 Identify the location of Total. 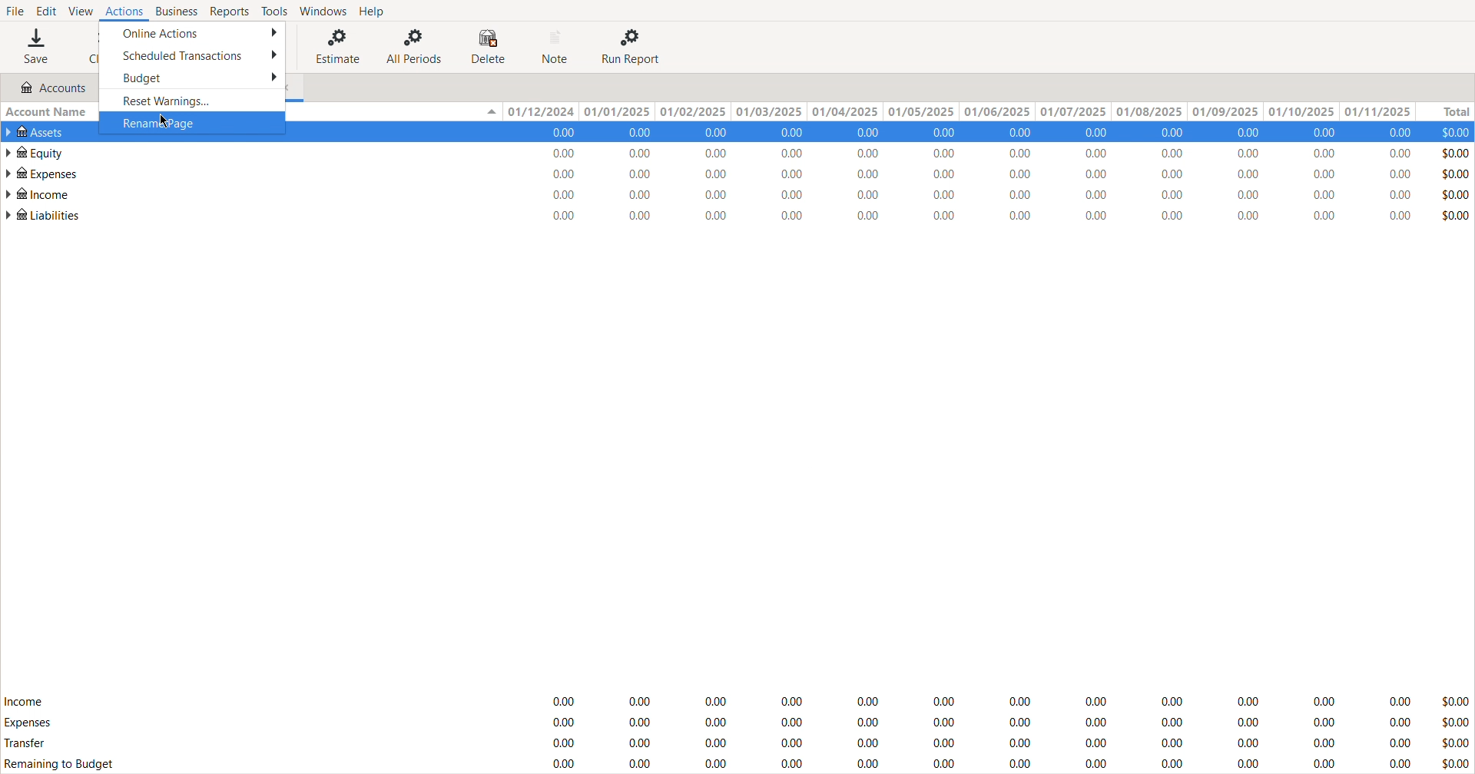
(1444, 112).